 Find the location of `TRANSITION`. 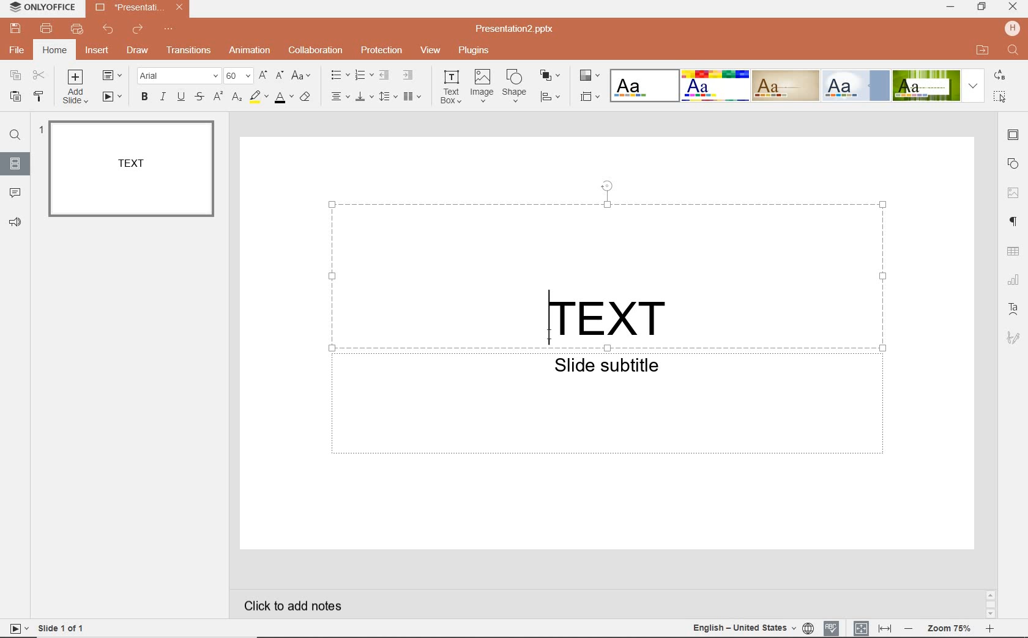

TRANSITION is located at coordinates (190, 50).